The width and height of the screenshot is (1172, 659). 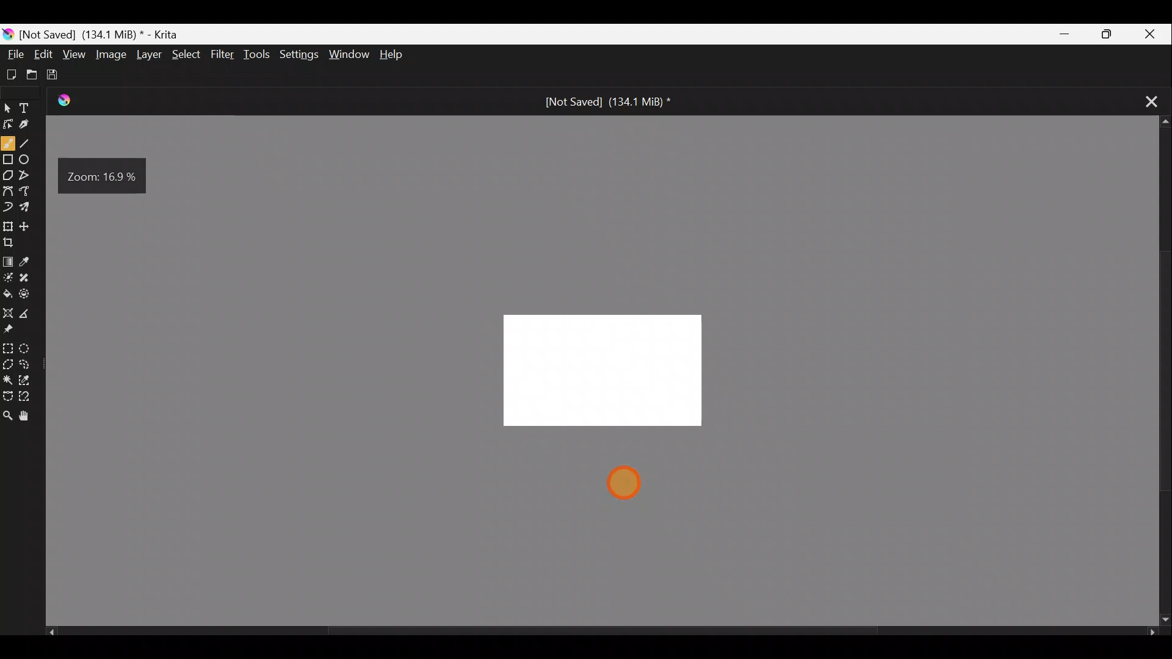 What do you see at coordinates (1058, 35) in the screenshot?
I see `Minimize` at bounding box center [1058, 35].